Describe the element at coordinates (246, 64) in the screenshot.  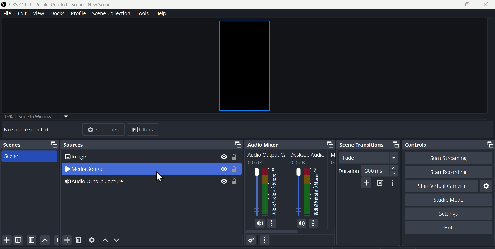
I see `preview screen` at that location.